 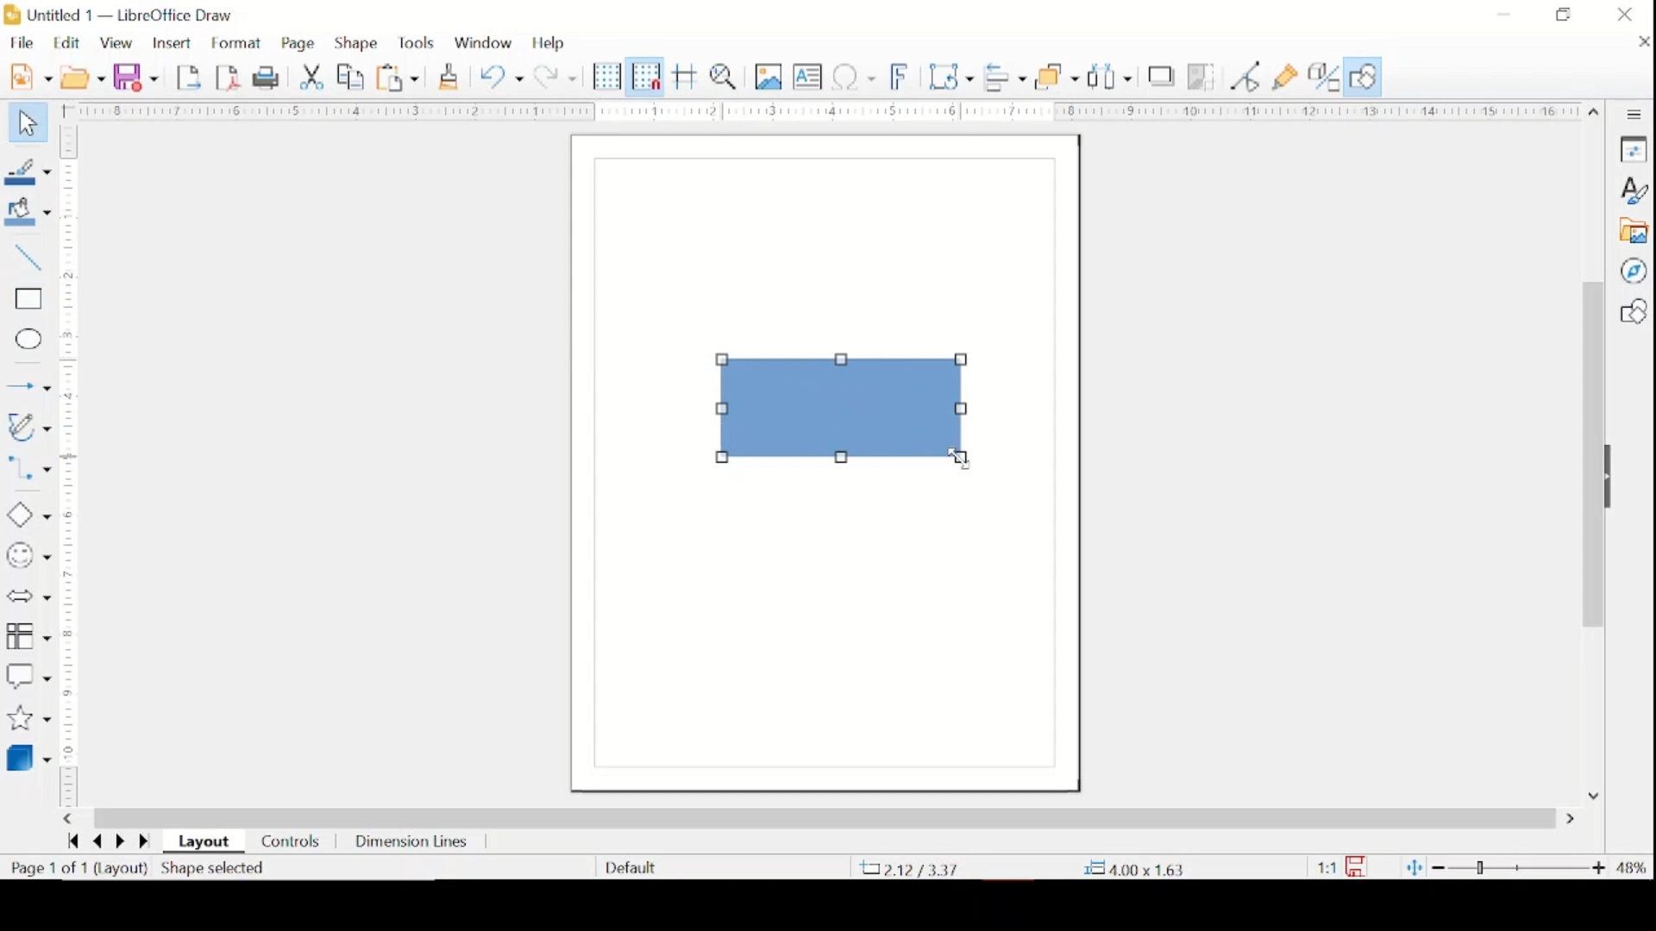 What do you see at coordinates (1591, 794) in the screenshot?
I see `scroll down arrow` at bounding box center [1591, 794].